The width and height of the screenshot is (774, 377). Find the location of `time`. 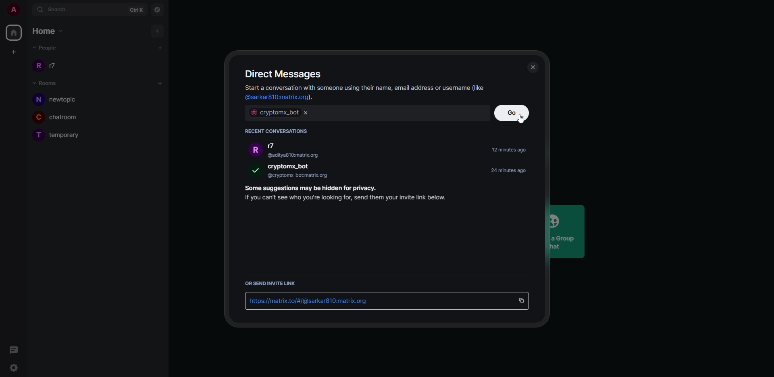

time is located at coordinates (510, 150).